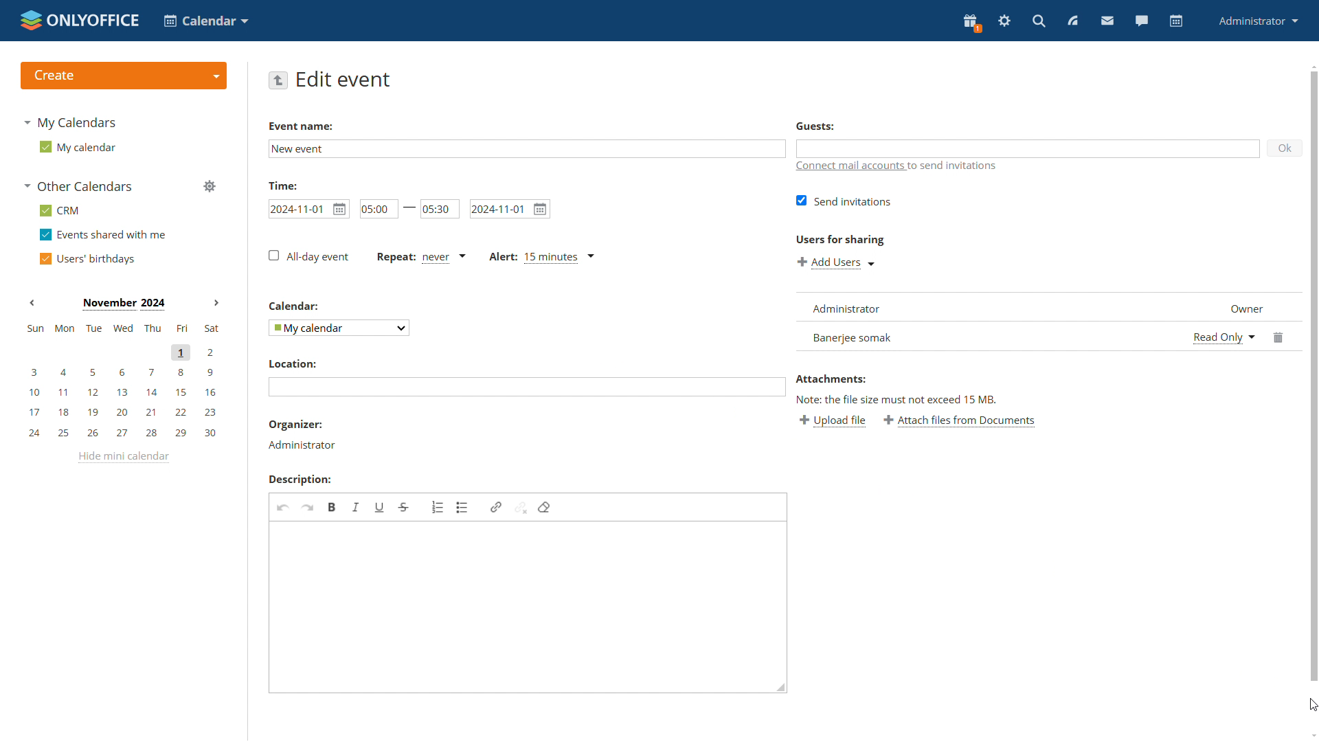  Describe the element at coordinates (308, 256) in the screenshot. I see `all-day event checkboz` at that location.